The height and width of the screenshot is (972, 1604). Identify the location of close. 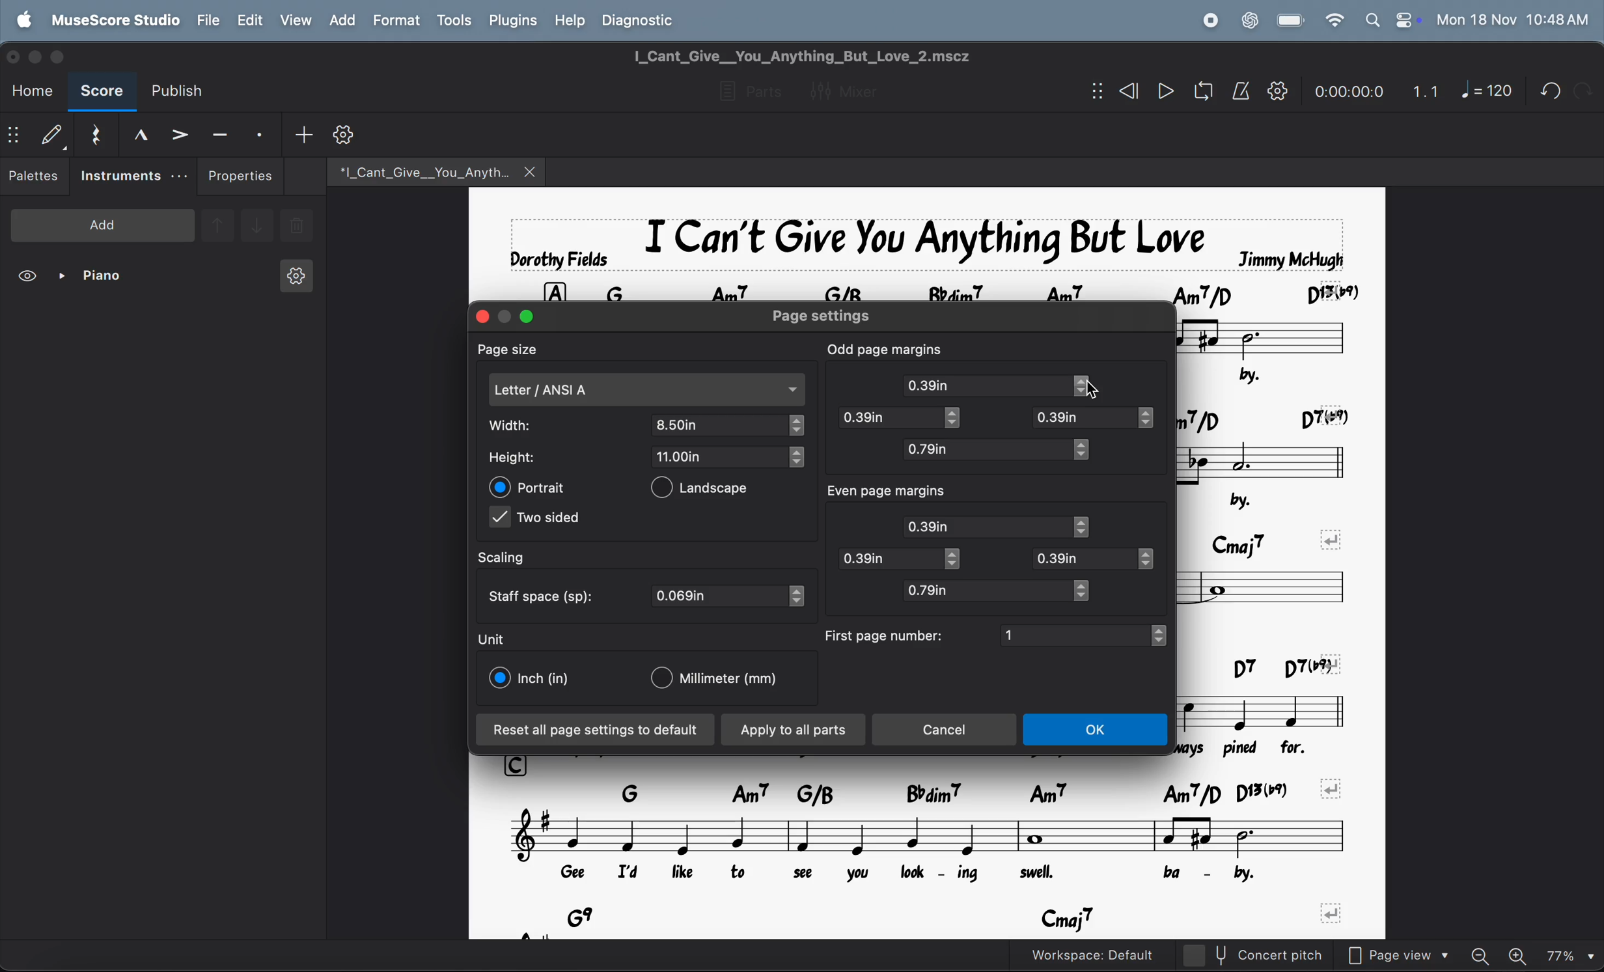
(478, 316).